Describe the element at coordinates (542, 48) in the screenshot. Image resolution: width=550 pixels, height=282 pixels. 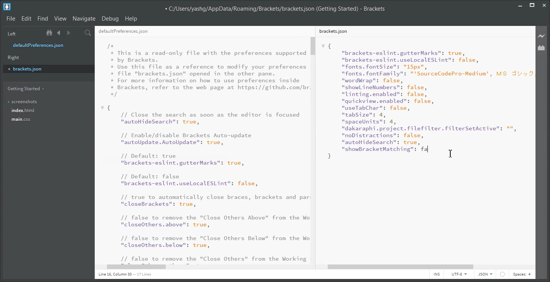
I see `Extension Manager` at that location.